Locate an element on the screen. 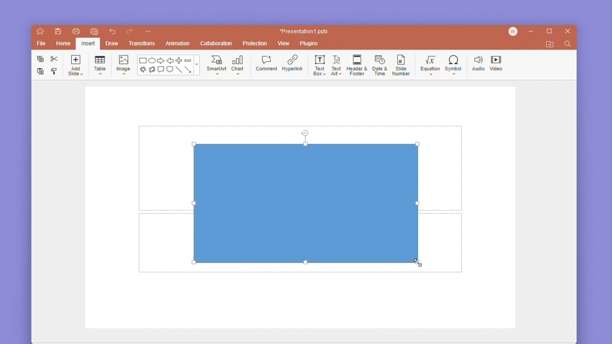 This screenshot has height=344, width=612. draw is located at coordinates (112, 43).